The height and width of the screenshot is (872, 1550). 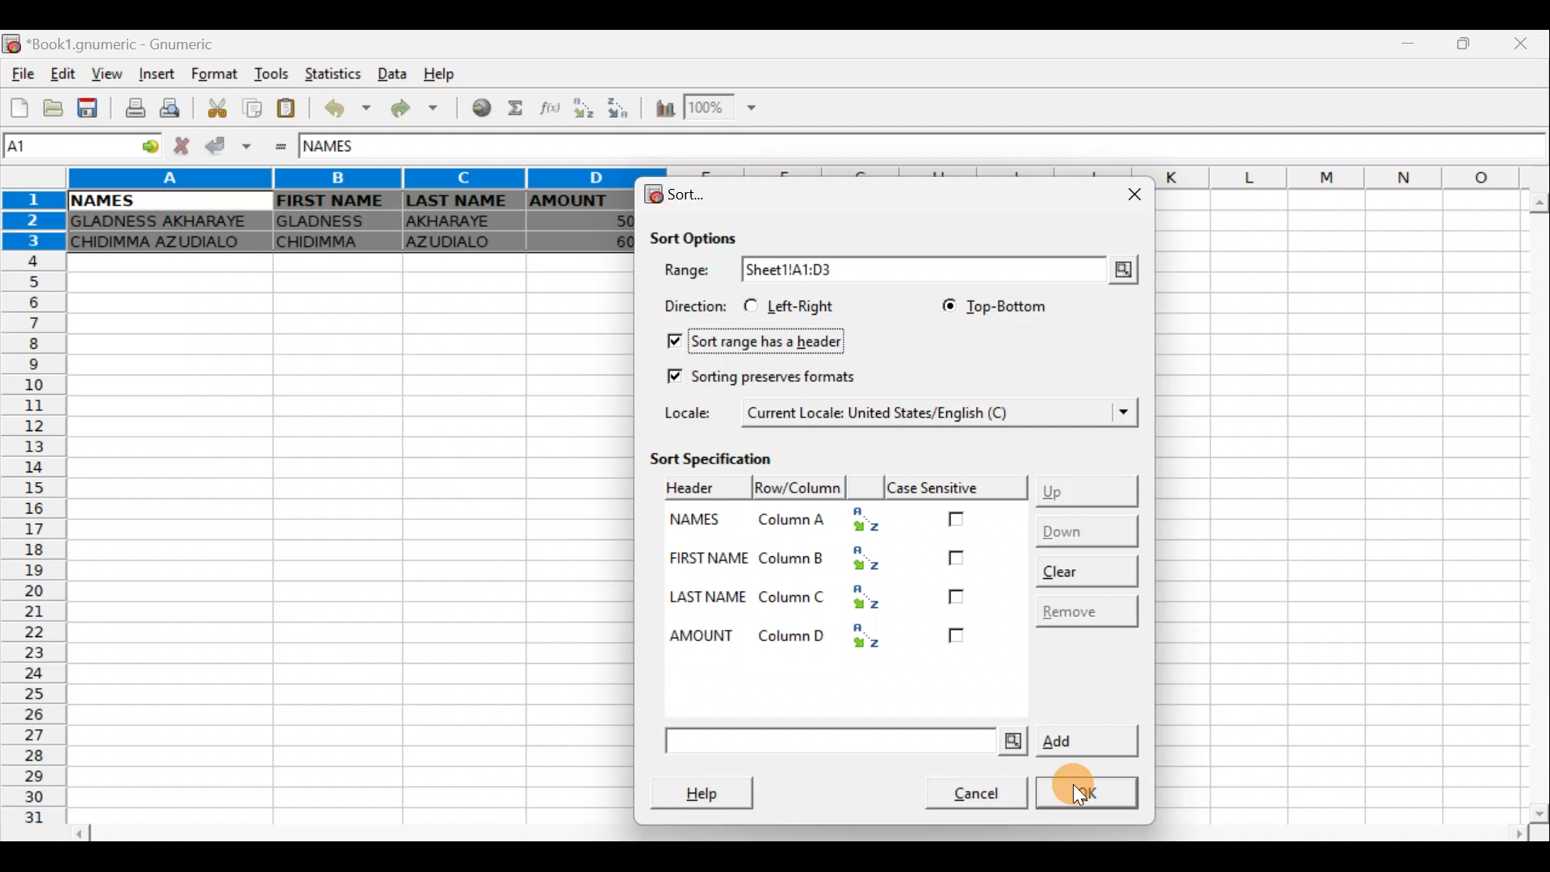 I want to click on Open a file, so click(x=55, y=107).